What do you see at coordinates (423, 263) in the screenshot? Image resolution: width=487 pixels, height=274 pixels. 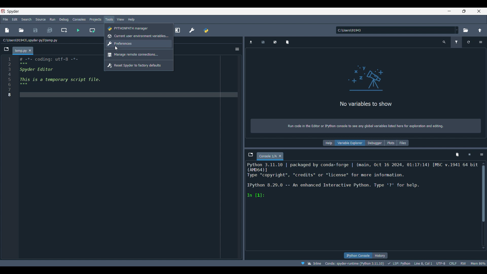 I see `cursor details` at bounding box center [423, 263].